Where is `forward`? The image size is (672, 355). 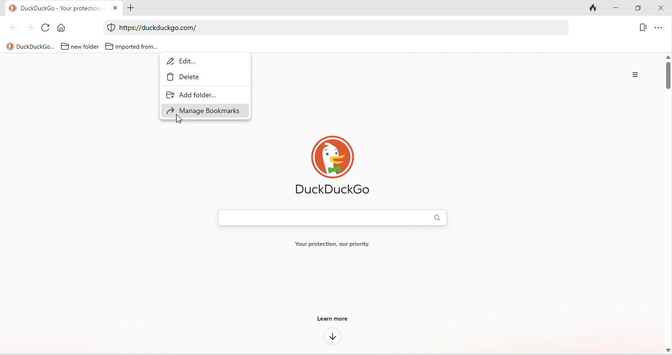
forward is located at coordinates (28, 27).